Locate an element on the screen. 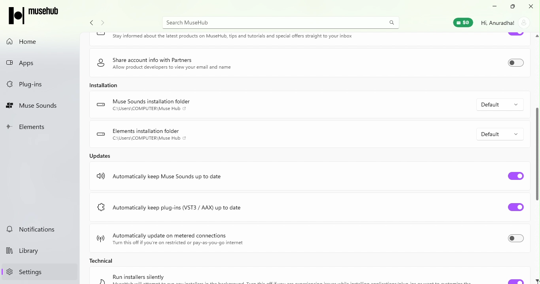  Toggle is located at coordinates (515, 63).